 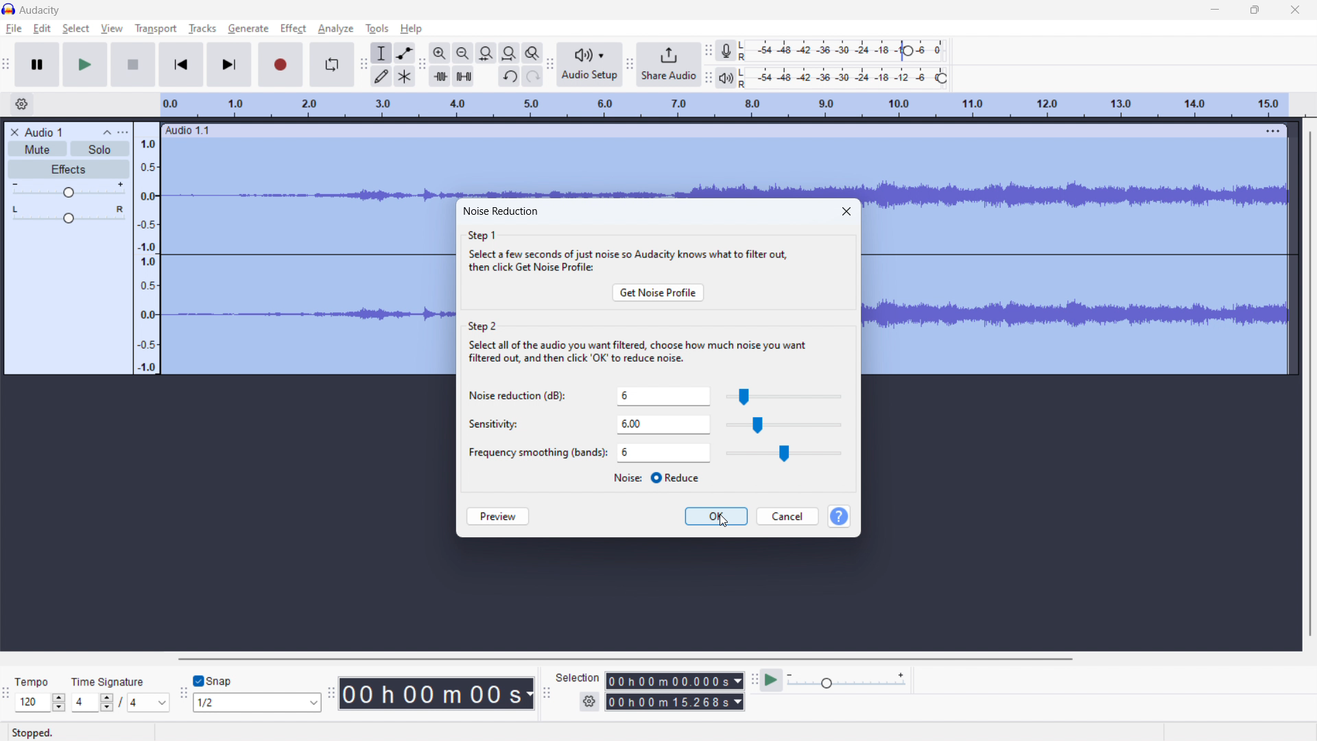 What do you see at coordinates (628, 63) in the screenshot?
I see `share audio toolbar` at bounding box center [628, 63].